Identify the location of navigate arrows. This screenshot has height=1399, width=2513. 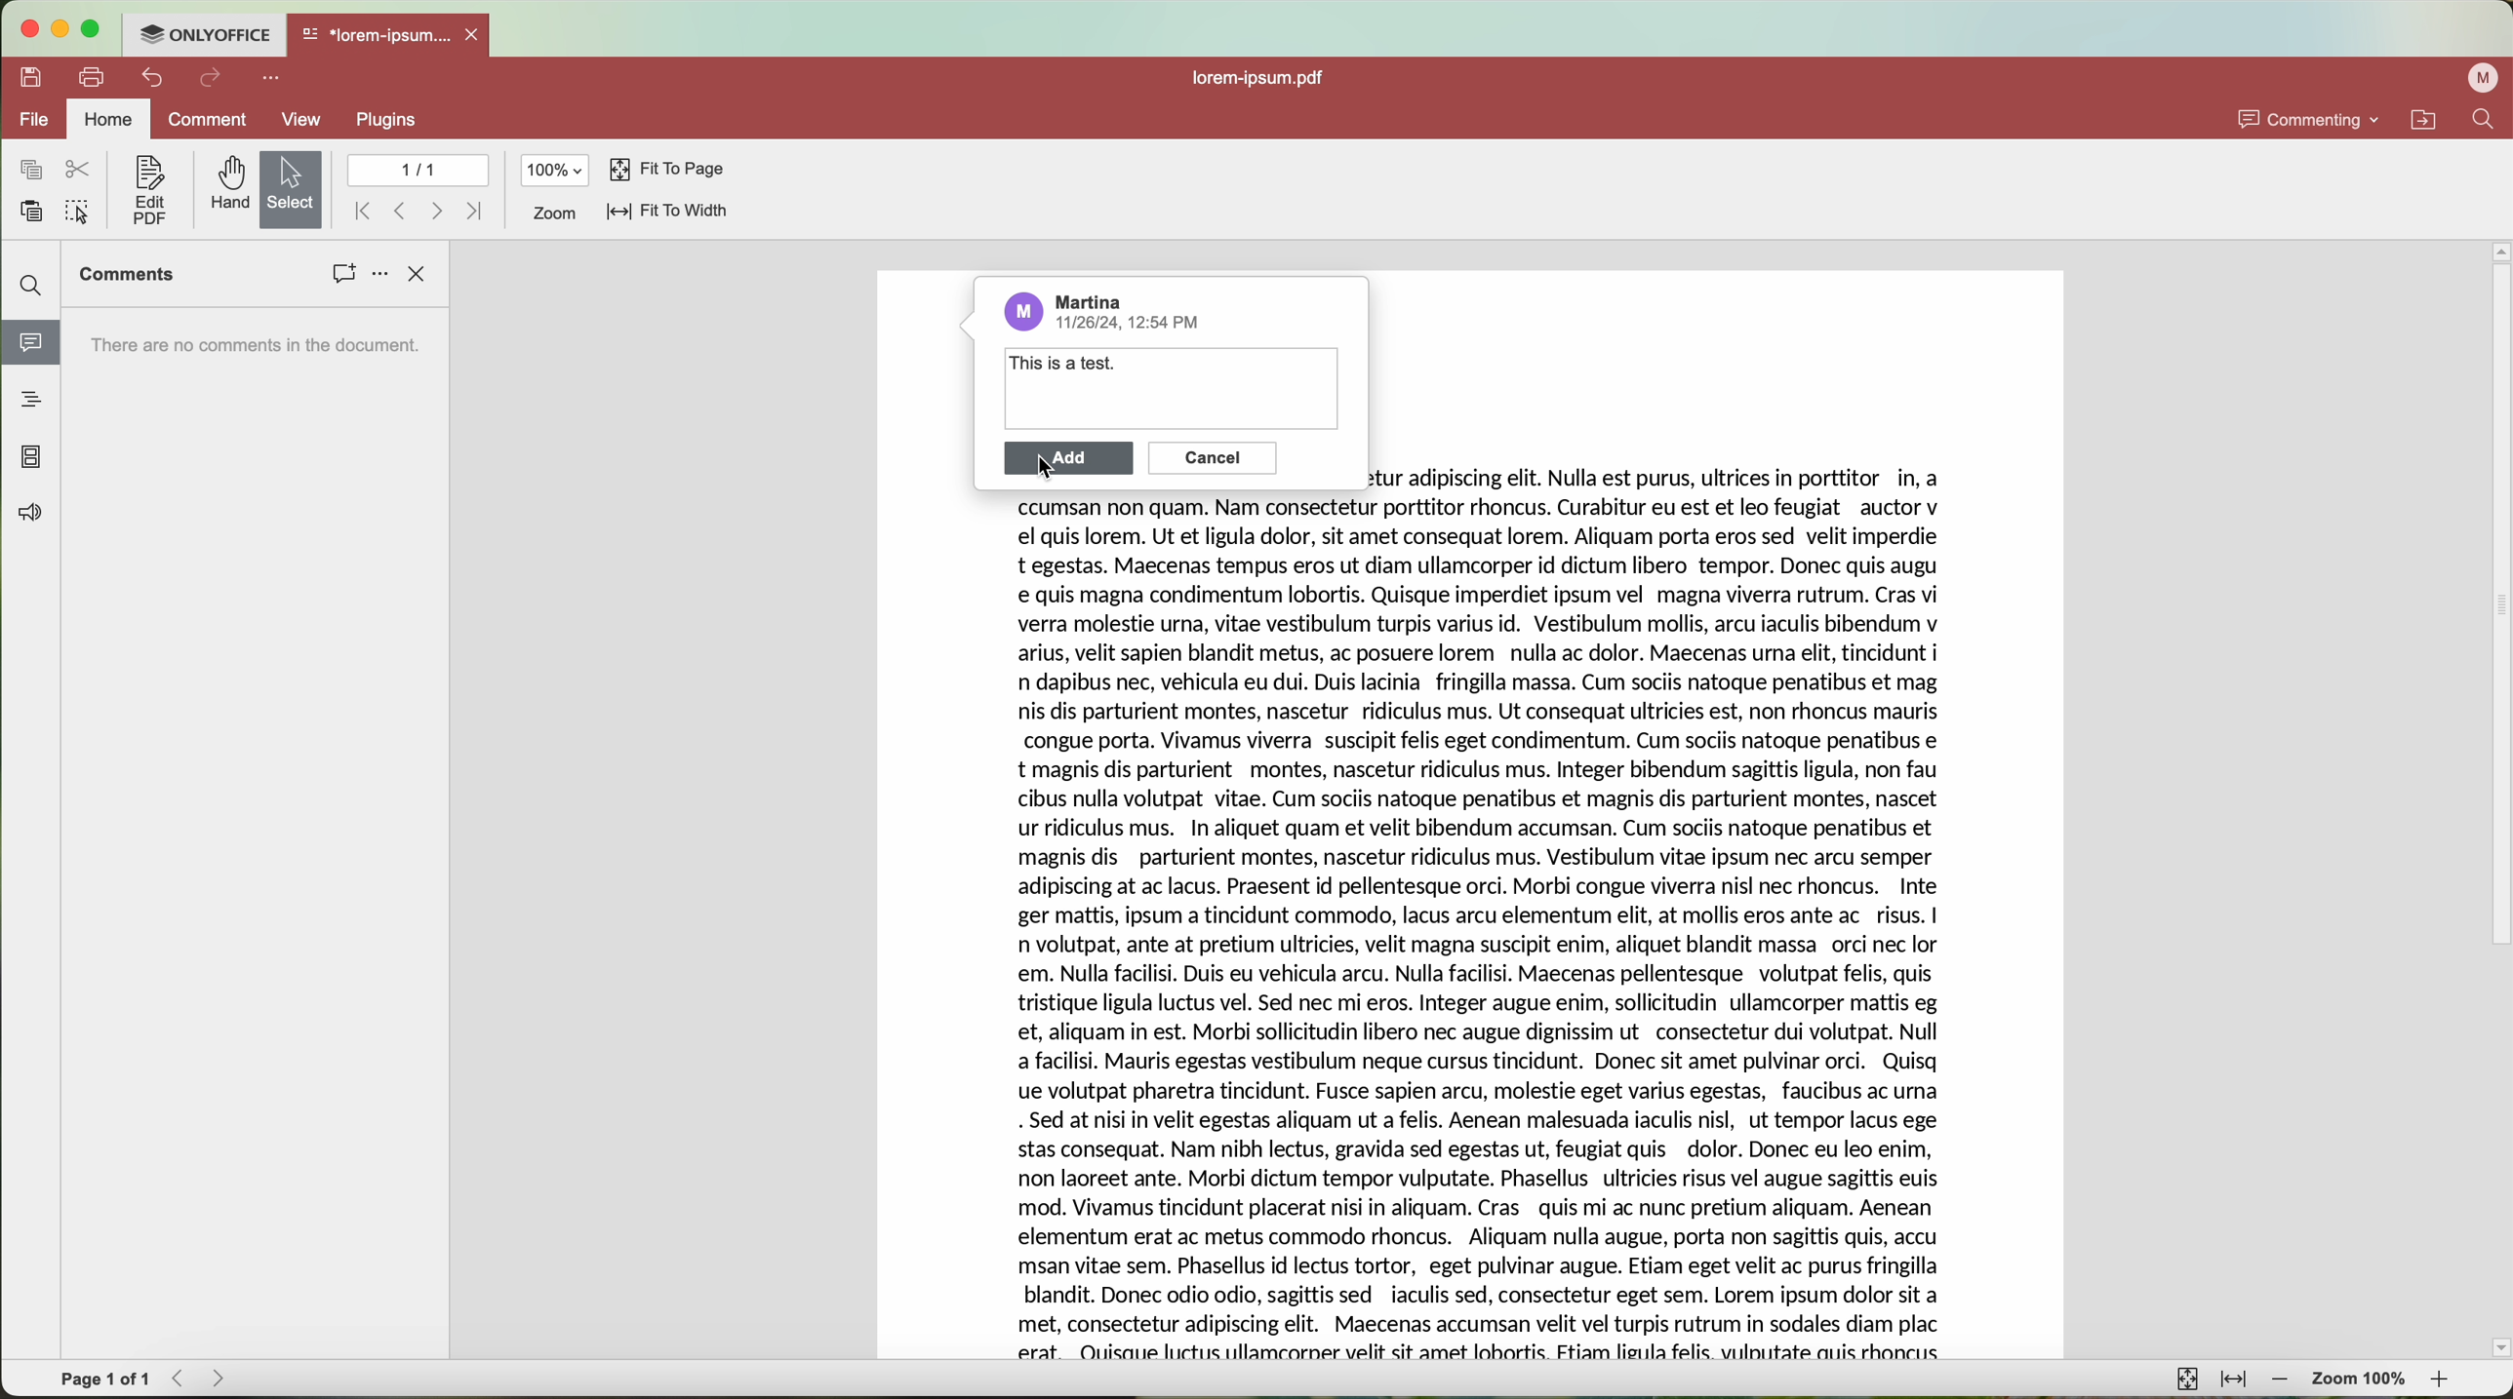
(418, 211).